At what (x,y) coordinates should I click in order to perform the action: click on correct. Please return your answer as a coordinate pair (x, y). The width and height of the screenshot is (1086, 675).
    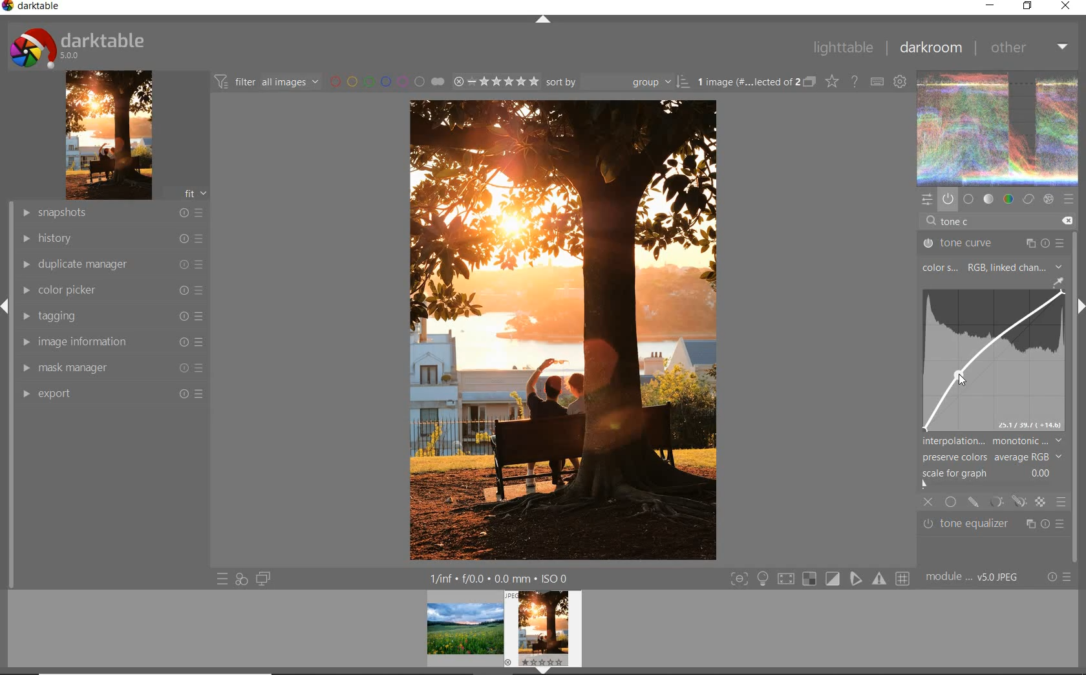
    Looking at the image, I should click on (1028, 199).